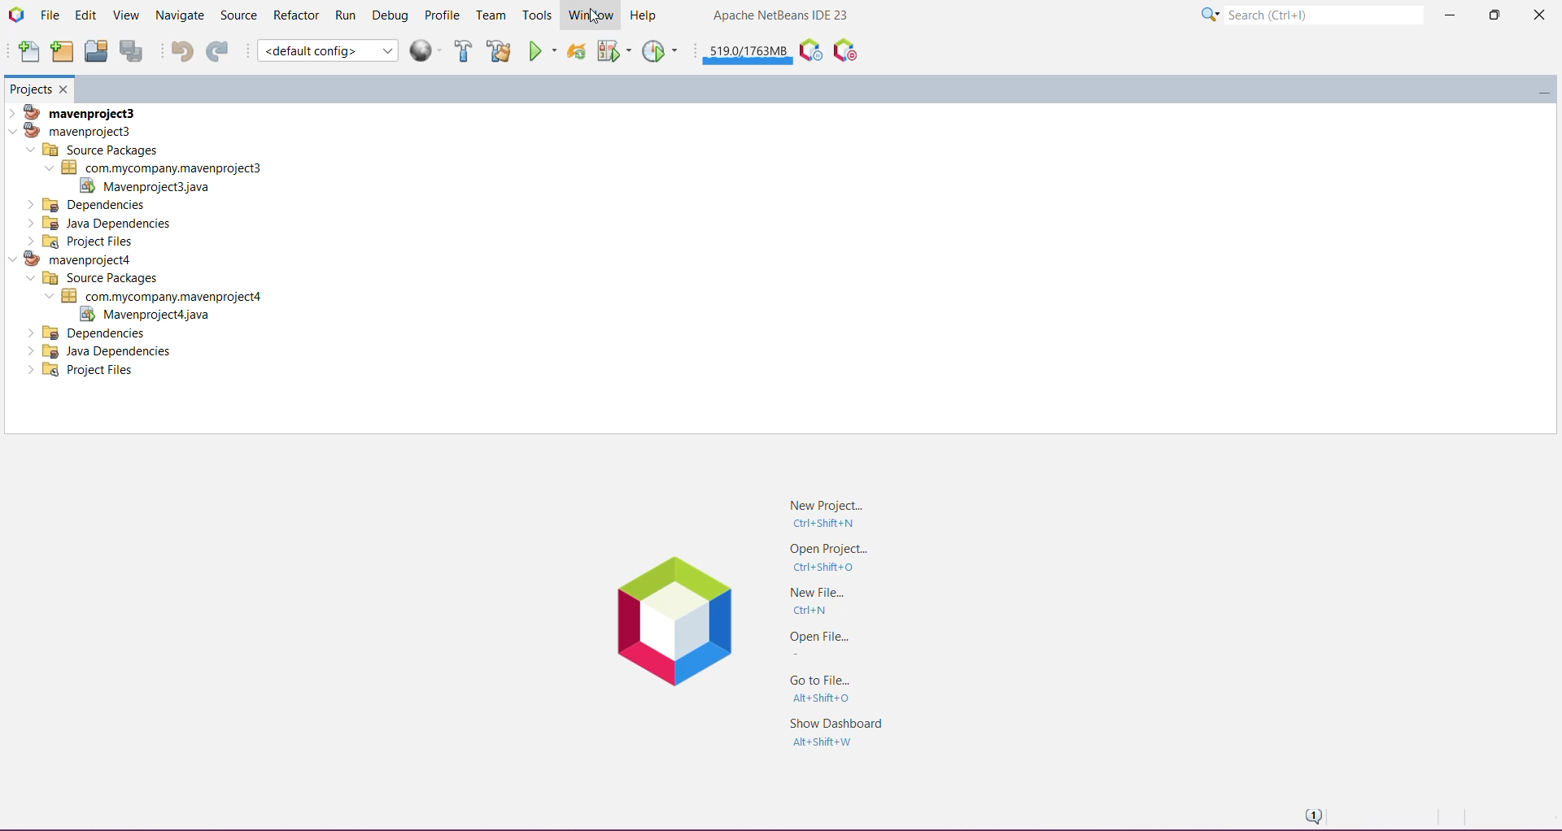  What do you see at coordinates (66, 89) in the screenshot?
I see `Close Window` at bounding box center [66, 89].